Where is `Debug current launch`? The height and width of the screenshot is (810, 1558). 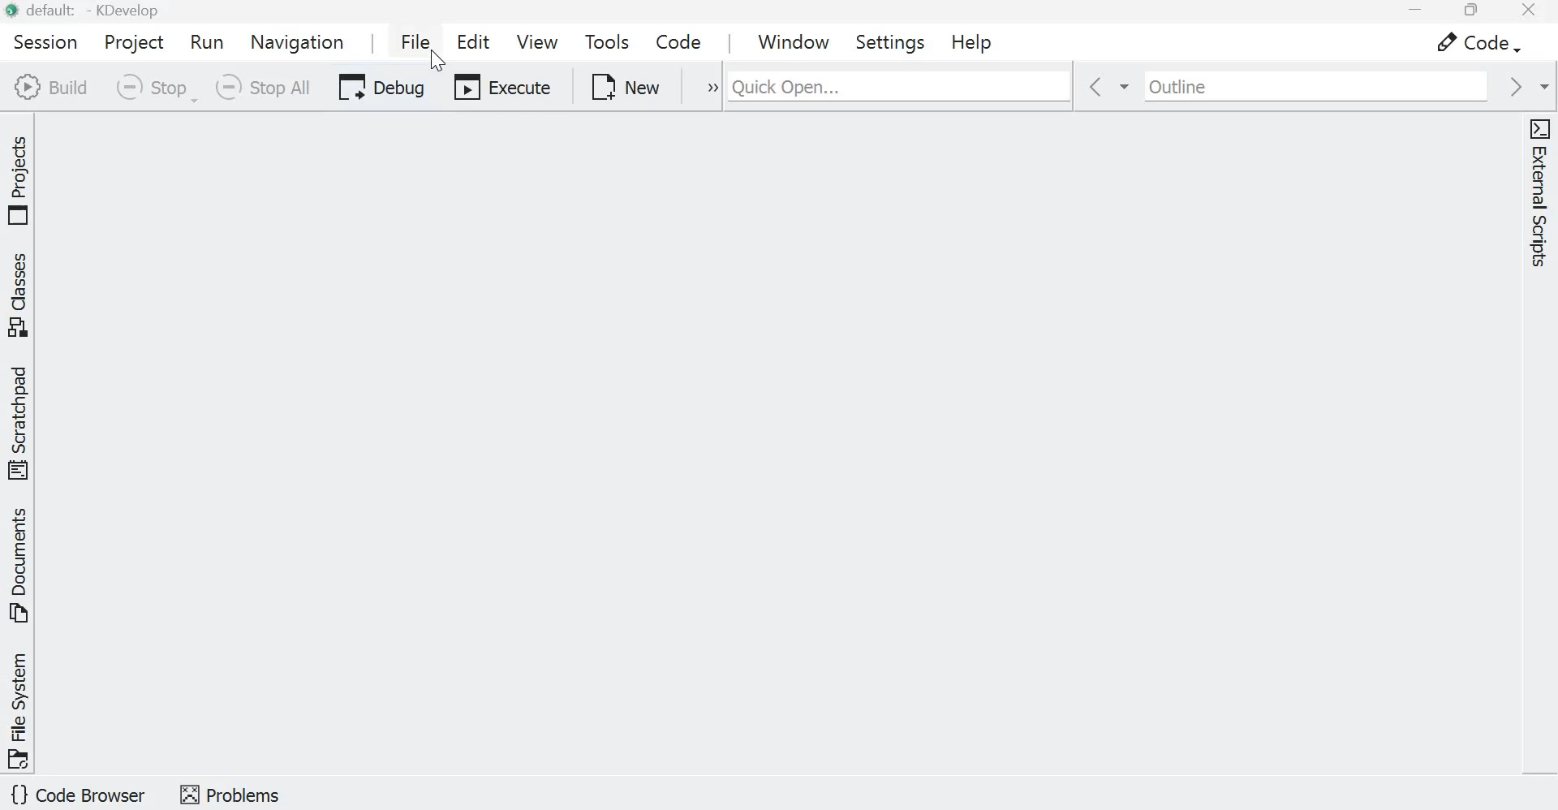 Debug current launch is located at coordinates (377, 89).